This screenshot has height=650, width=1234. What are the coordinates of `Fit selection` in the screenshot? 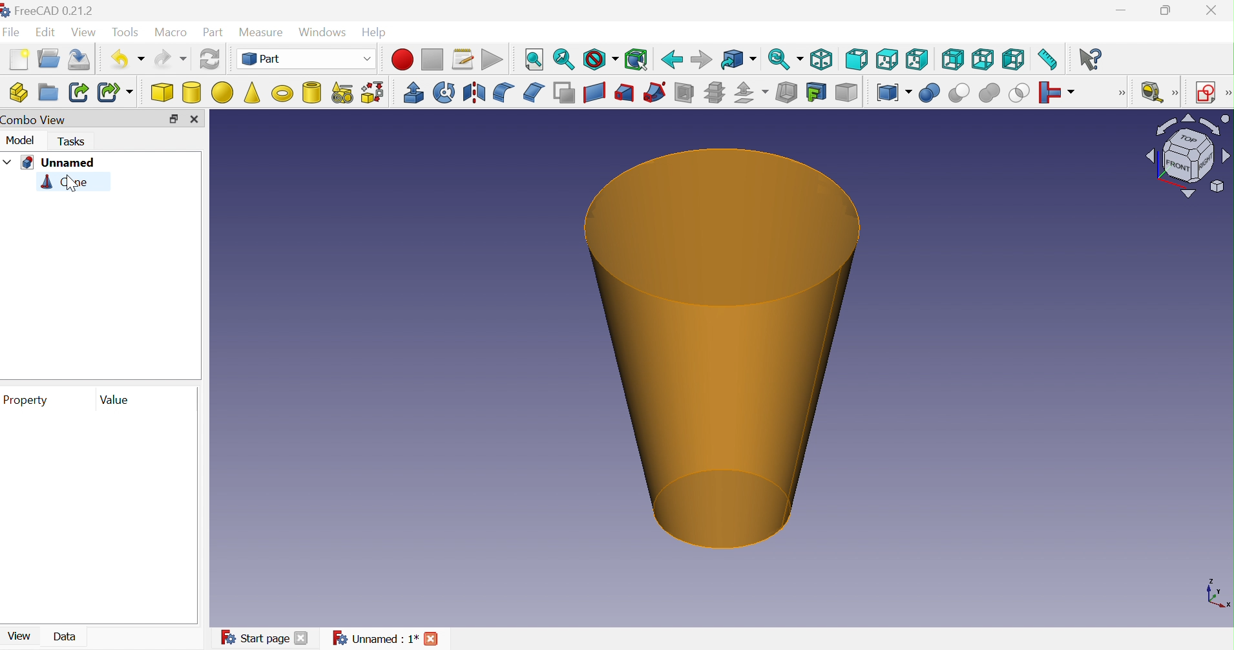 It's located at (563, 61).